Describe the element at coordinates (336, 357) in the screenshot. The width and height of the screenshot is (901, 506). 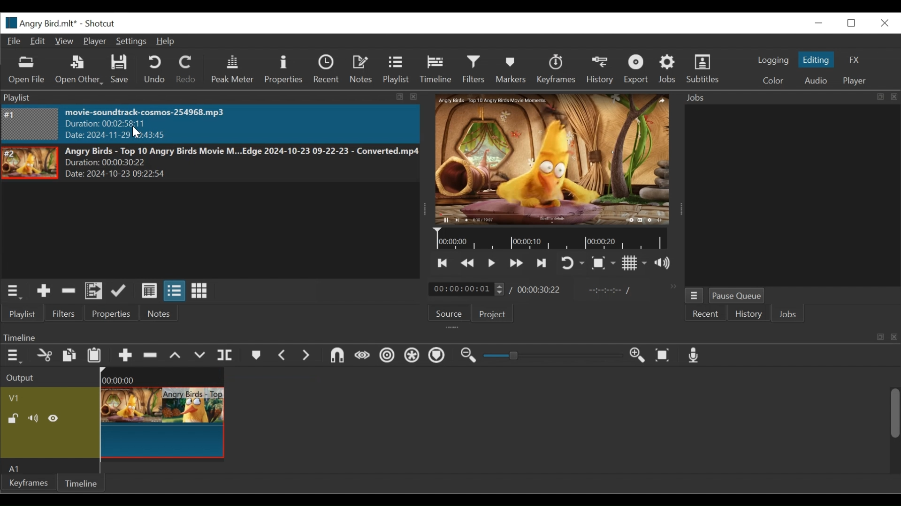
I see `Snap` at that location.